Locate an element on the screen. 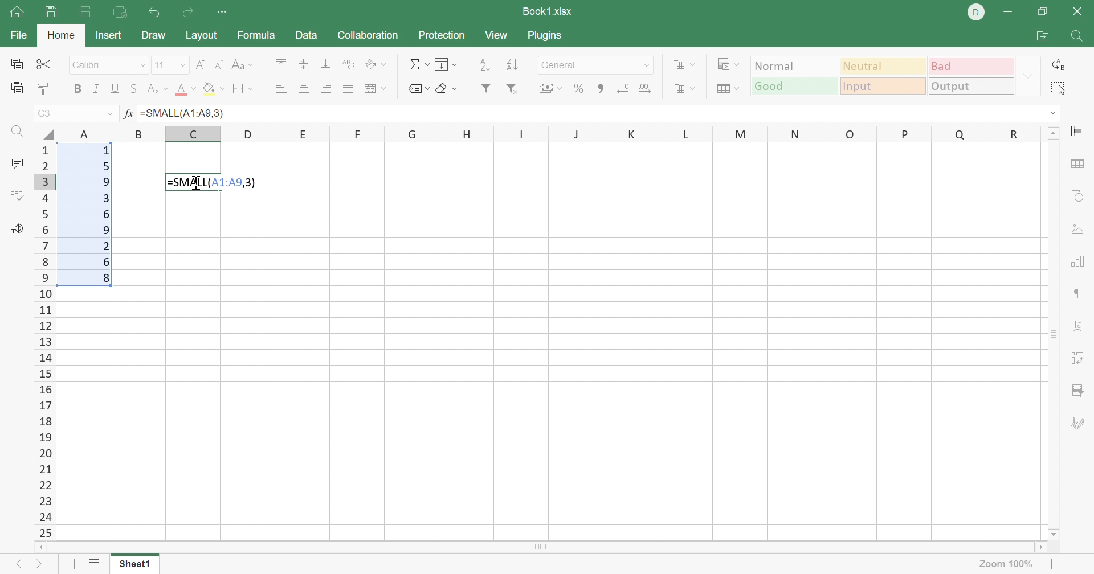 This screenshot has width=1094, height=574. Cursor is located at coordinates (197, 183).